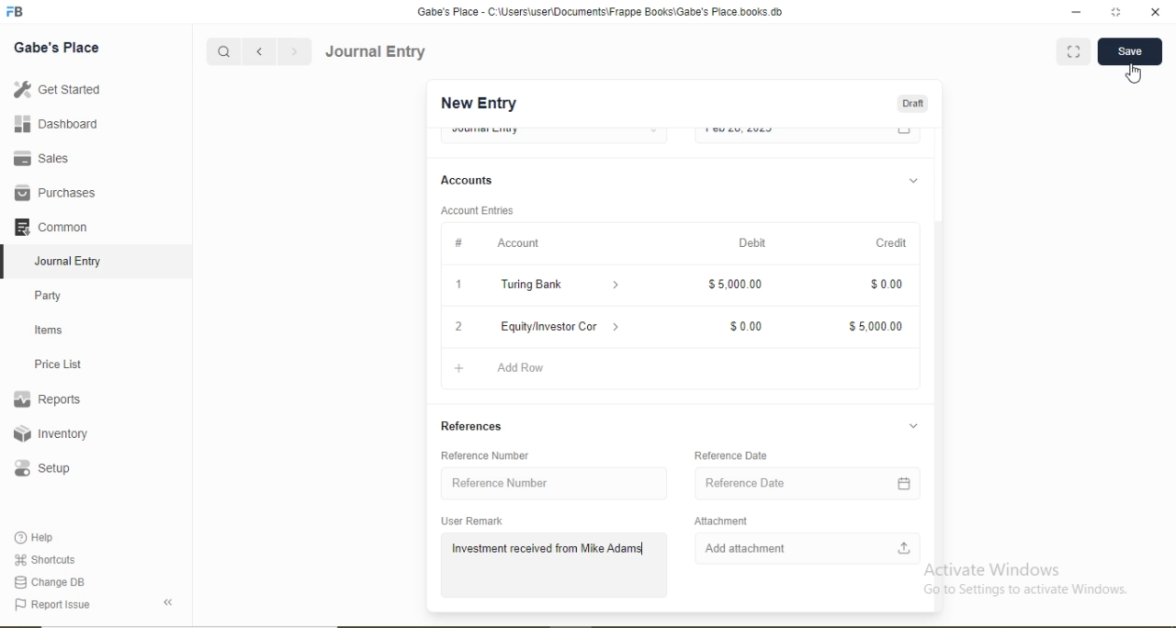  Describe the element at coordinates (472, 426) in the screenshot. I see `References` at that location.